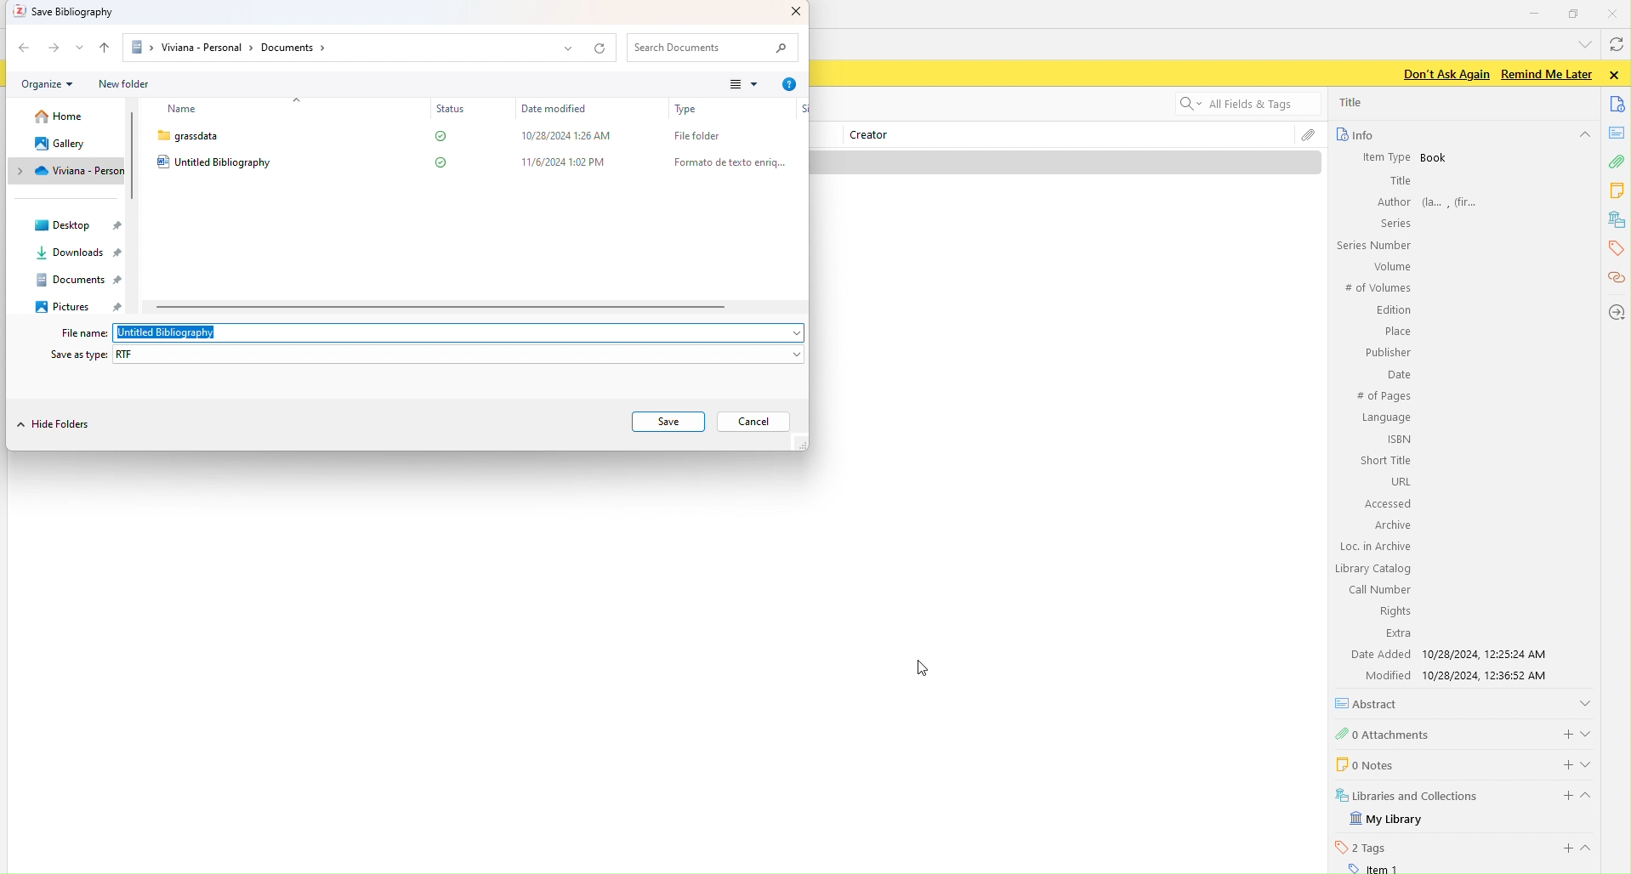 This screenshot has height=874, width=1631. What do you see at coordinates (1455, 201) in the screenshot?
I see `fa, fr` at bounding box center [1455, 201].